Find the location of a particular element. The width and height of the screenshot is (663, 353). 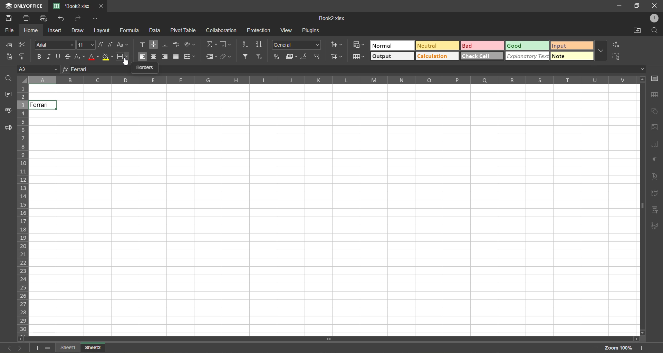

data is located at coordinates (156, 31).